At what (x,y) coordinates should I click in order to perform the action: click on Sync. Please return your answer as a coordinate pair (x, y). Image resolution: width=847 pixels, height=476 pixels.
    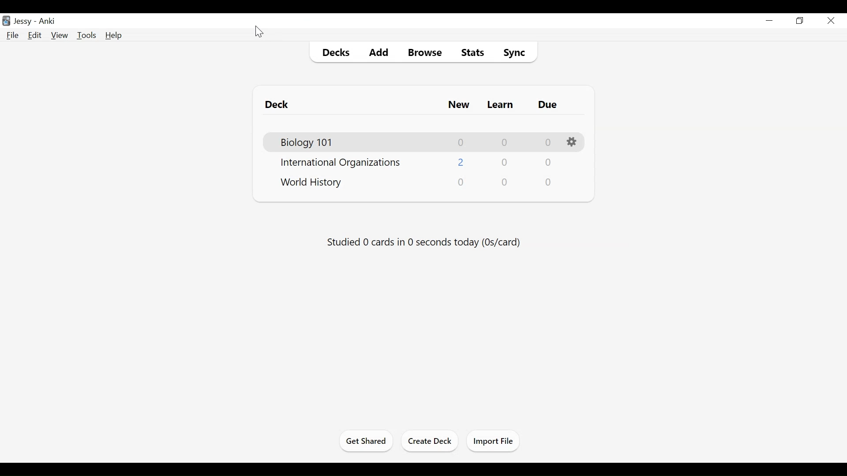
    Looking at the image, I should click on (513, 51).